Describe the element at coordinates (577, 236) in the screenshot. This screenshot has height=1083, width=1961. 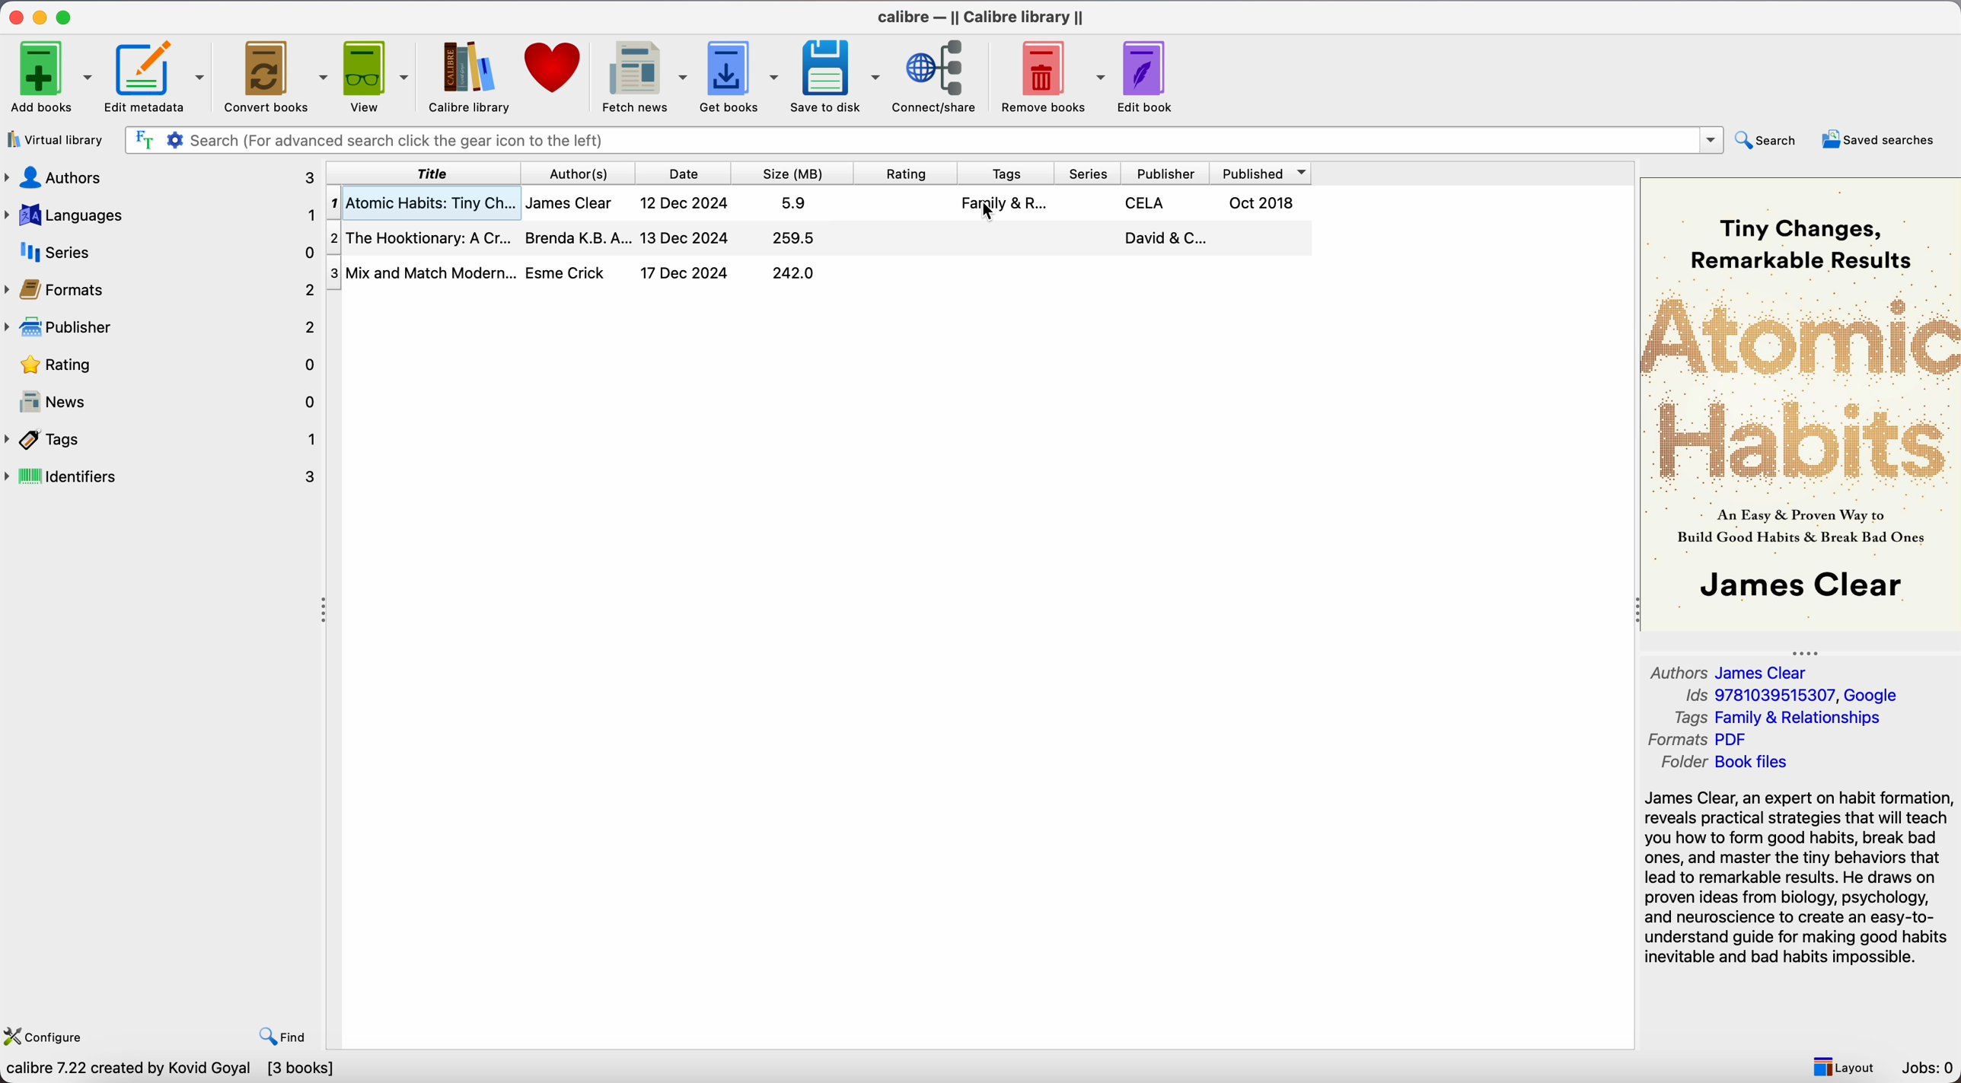
I see `Brenda K.B.A...` at that location.